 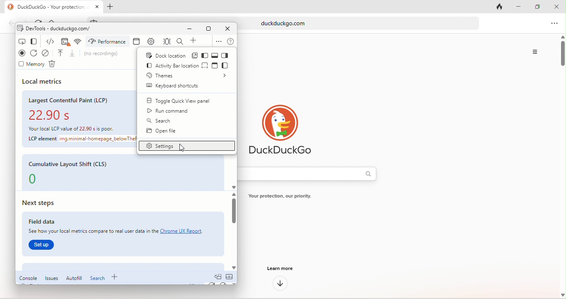 I want to click on toggle quick view panel, so click(x=180, y=101).